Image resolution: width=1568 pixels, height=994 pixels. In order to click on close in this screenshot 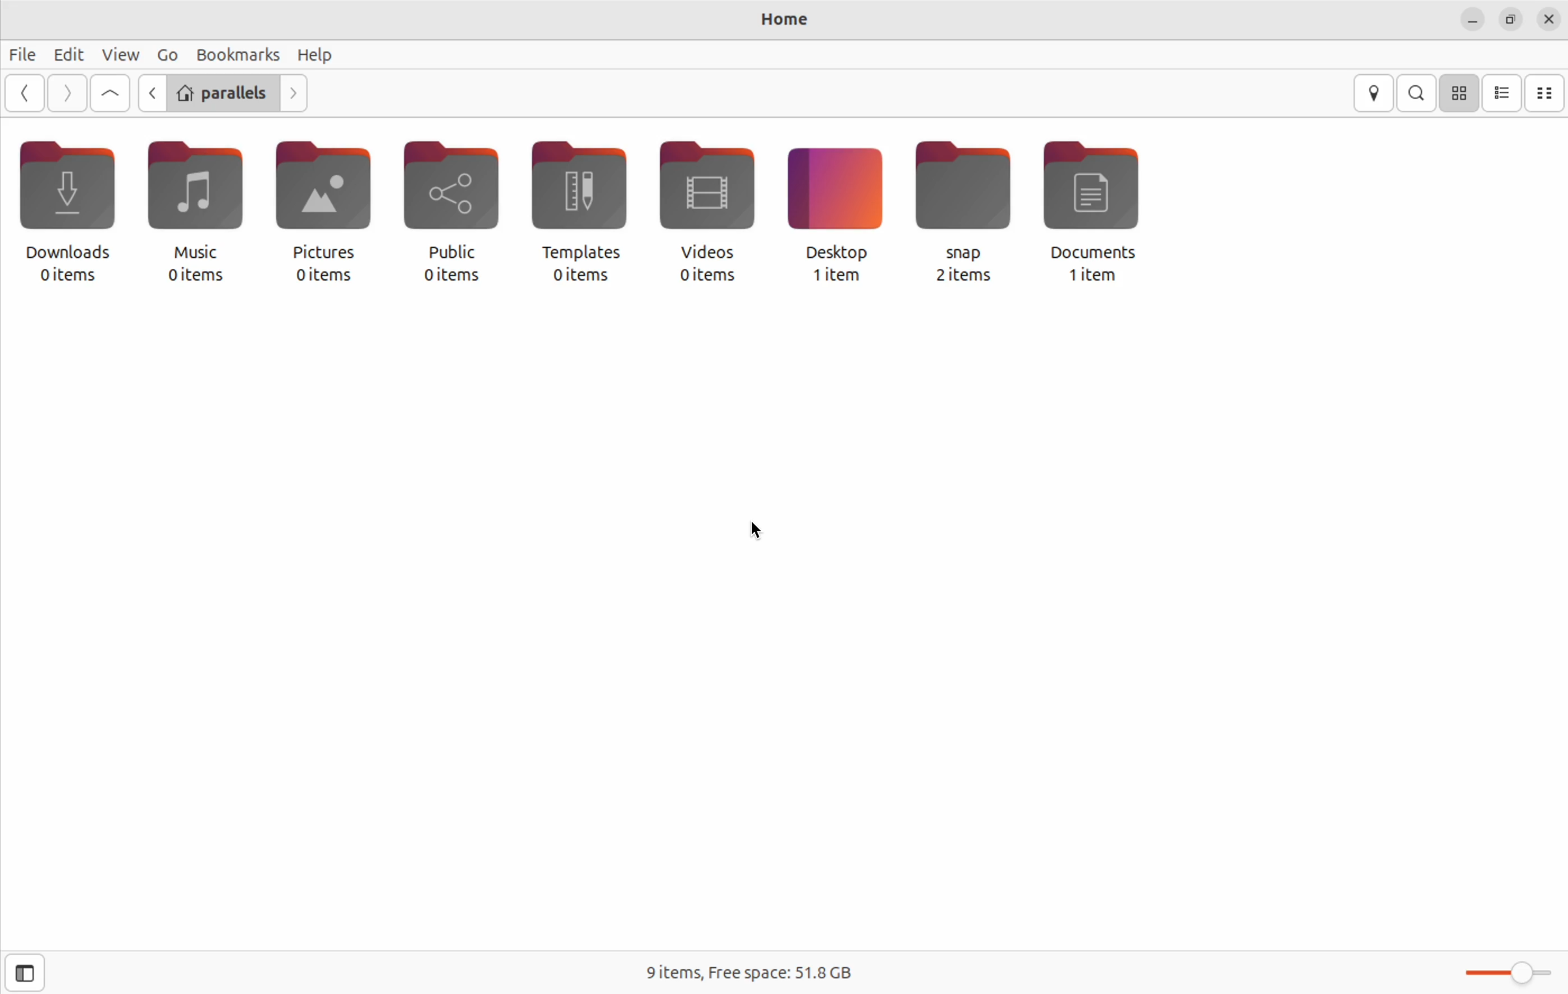, I will do `click(1548, 18)`.